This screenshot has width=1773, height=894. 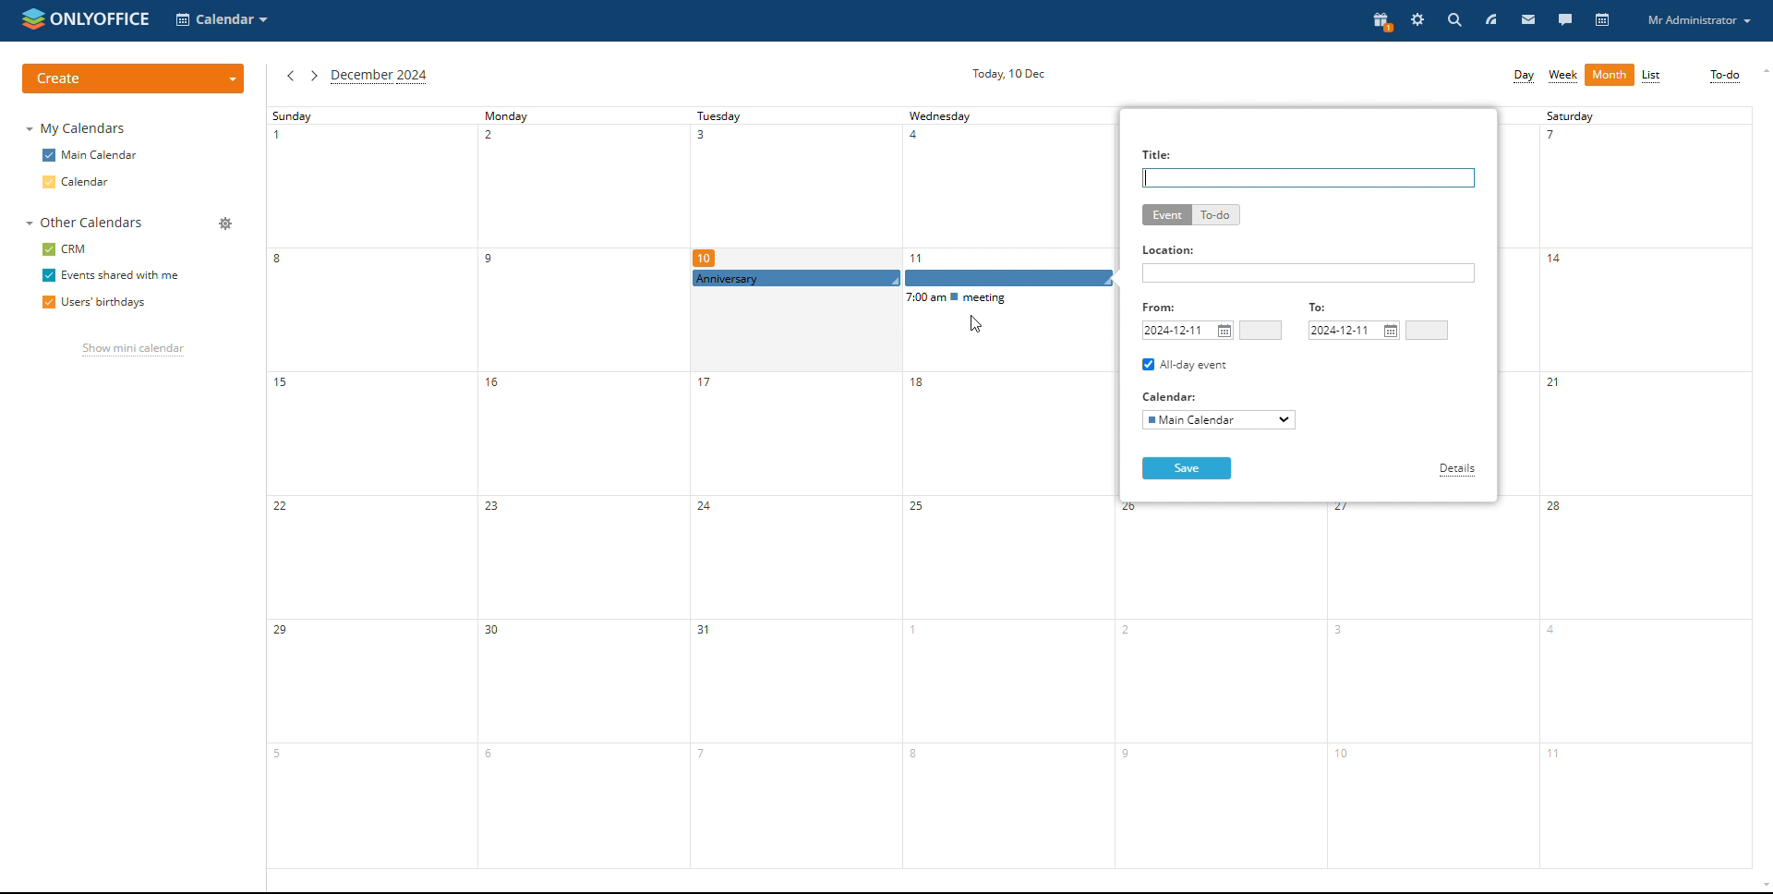 What do you see at coordinates (974, 325) in the screenshot?
I see `cursor` at bounding box center [974, 325].